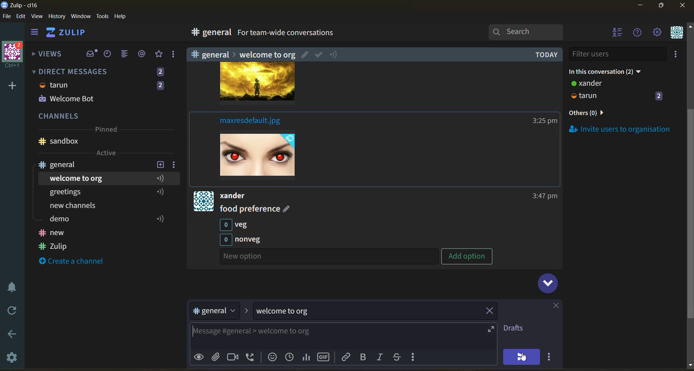  Describe the element at coordinates (538, 120) in the screenshot. I see `` at that location.